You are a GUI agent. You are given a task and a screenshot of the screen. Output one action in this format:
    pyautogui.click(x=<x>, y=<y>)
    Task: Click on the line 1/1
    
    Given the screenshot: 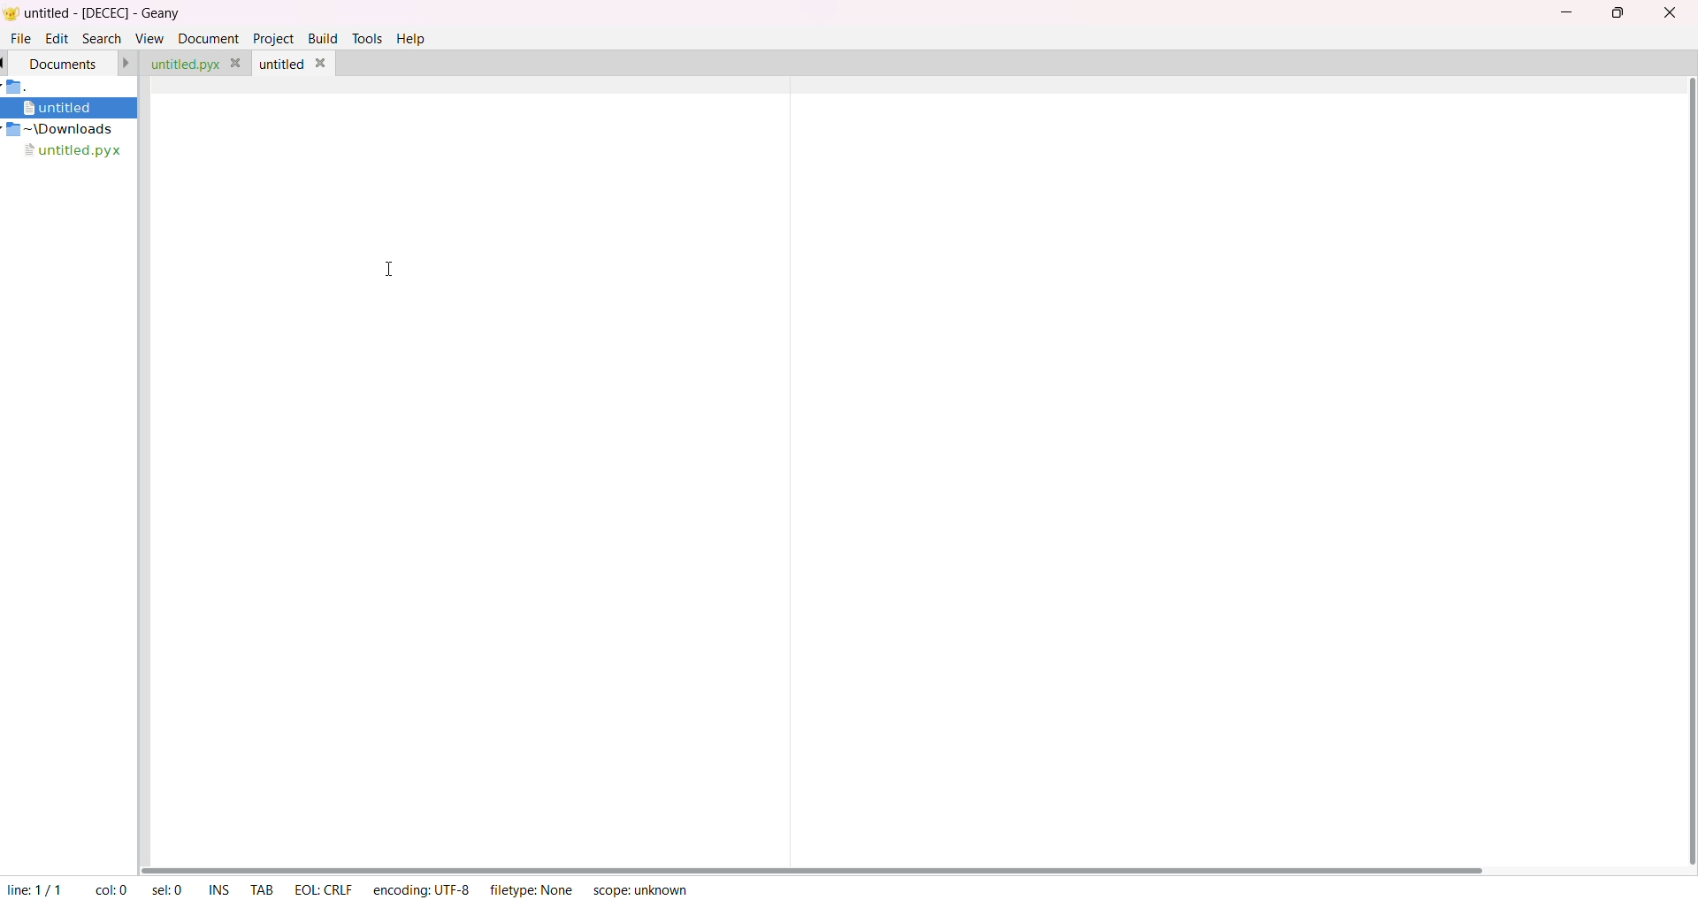 What is the action you would take?
    pyautogui.click(x=34, y=887)
    